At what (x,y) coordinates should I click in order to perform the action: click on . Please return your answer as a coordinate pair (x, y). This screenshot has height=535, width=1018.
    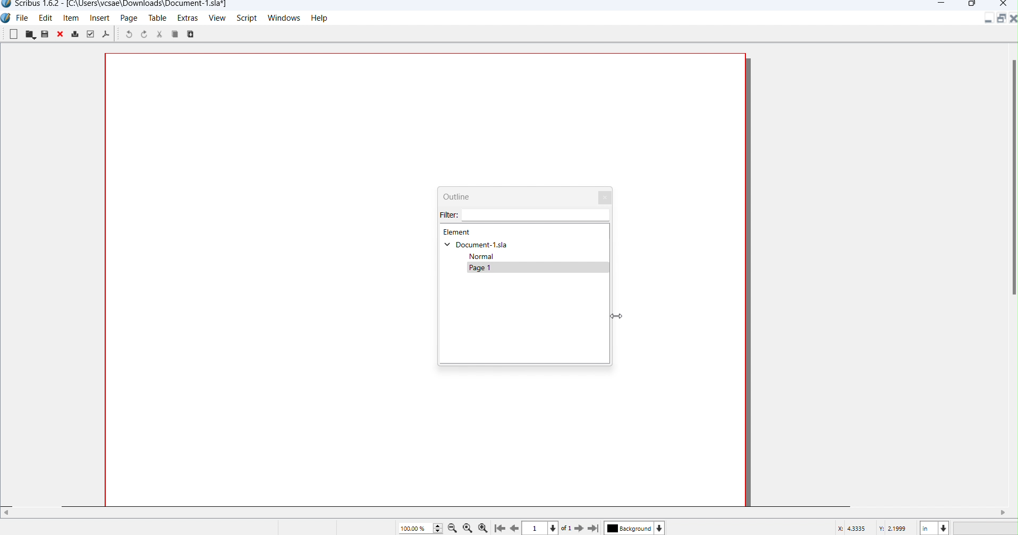
    Looking at the image, I should click on (102, 19).